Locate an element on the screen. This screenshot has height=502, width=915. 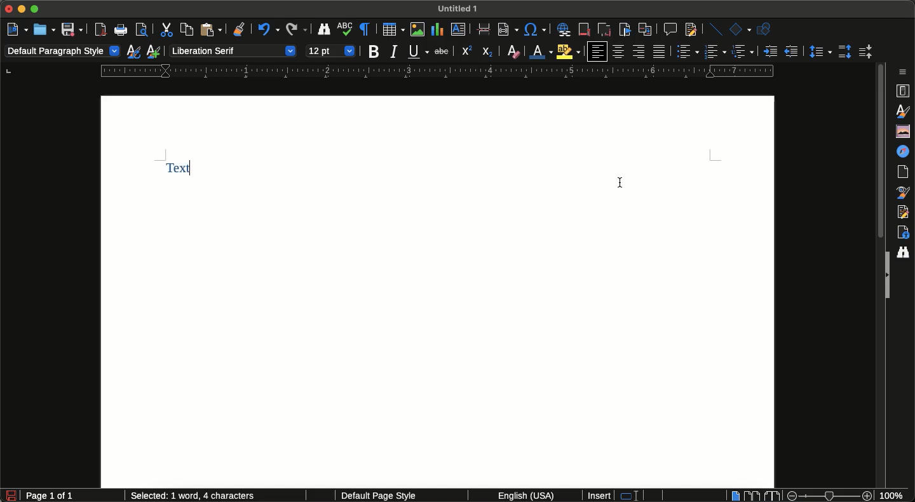
Show track changes functions is located at coordinates (689, 30).